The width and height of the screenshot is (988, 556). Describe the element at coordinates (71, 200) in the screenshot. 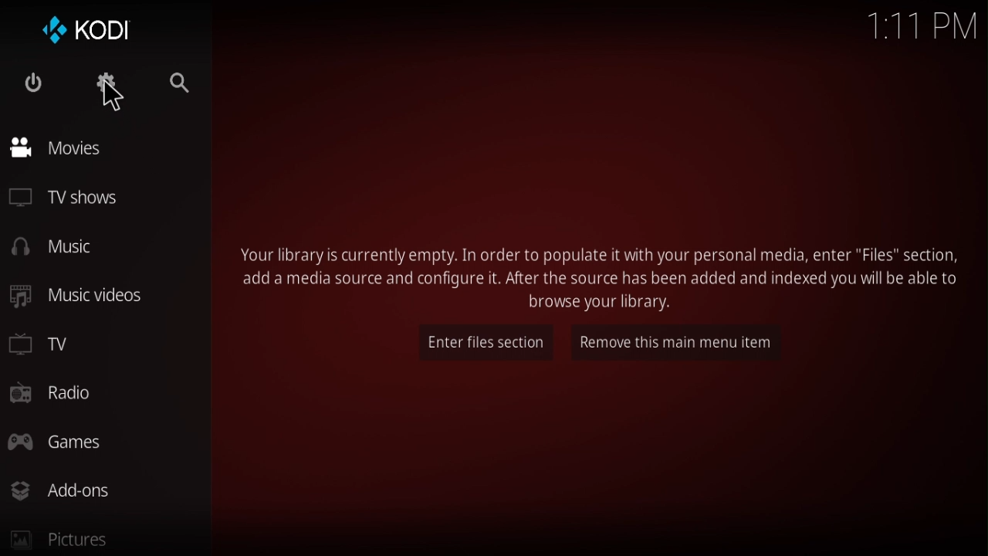

I see `Tv shows` at that location.